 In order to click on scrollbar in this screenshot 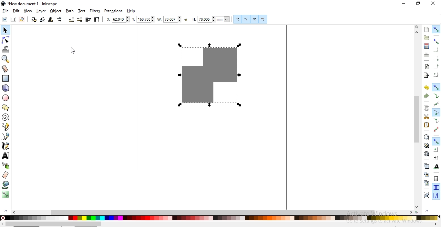, I will do `click(53, 224)`.